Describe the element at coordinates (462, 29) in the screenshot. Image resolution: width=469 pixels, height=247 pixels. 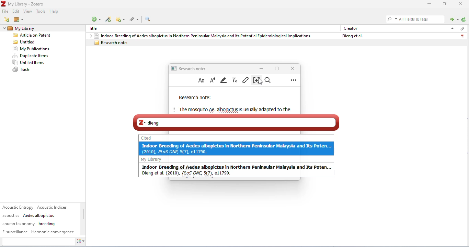
I see `attachment` at that location.